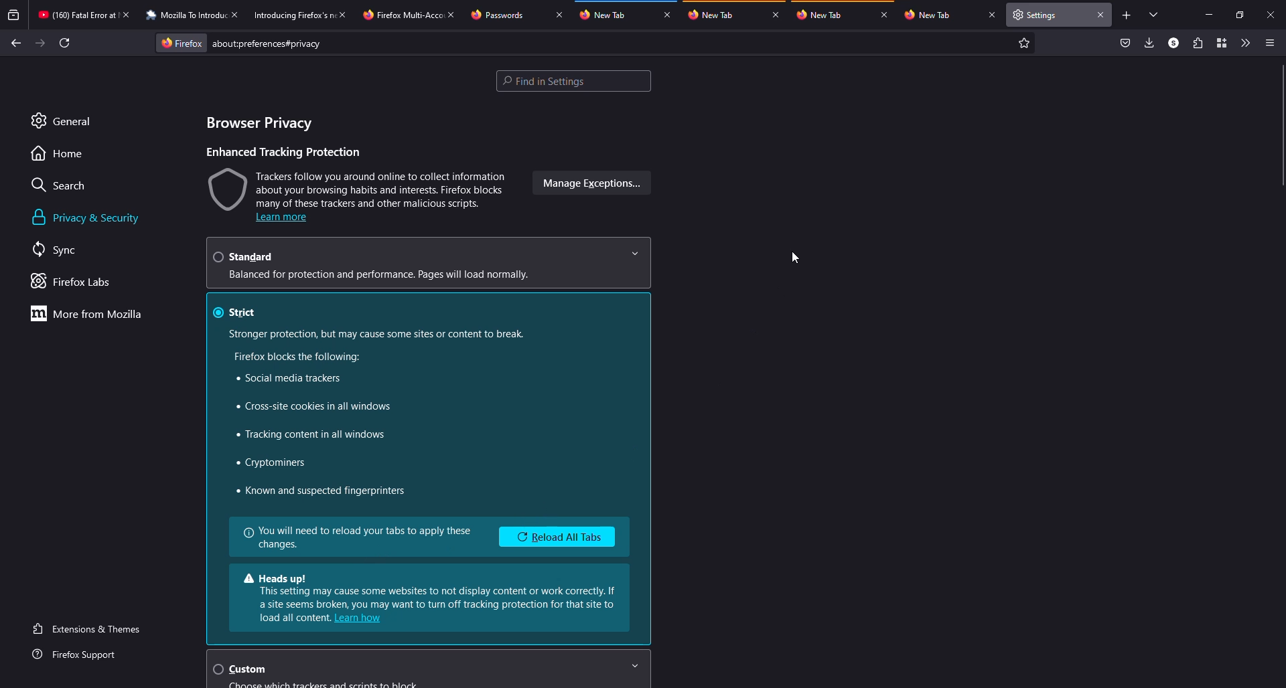  I want to click on reload all tabs, so click(556, 536).